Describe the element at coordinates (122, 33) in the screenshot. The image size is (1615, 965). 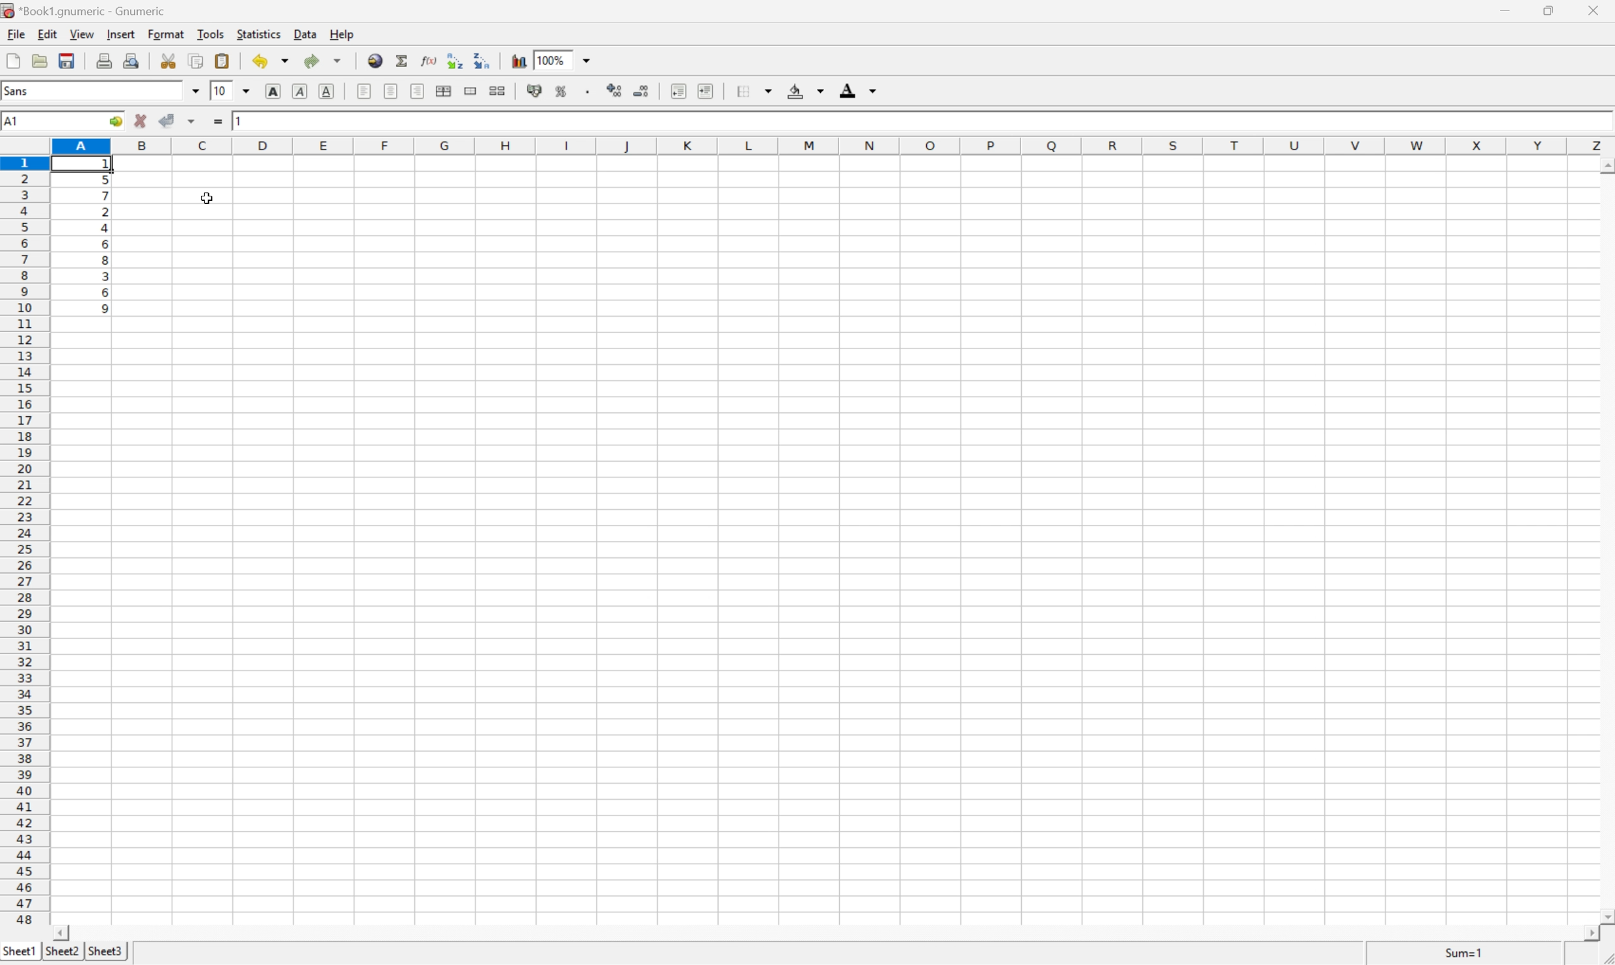
I see `insert` at that location.